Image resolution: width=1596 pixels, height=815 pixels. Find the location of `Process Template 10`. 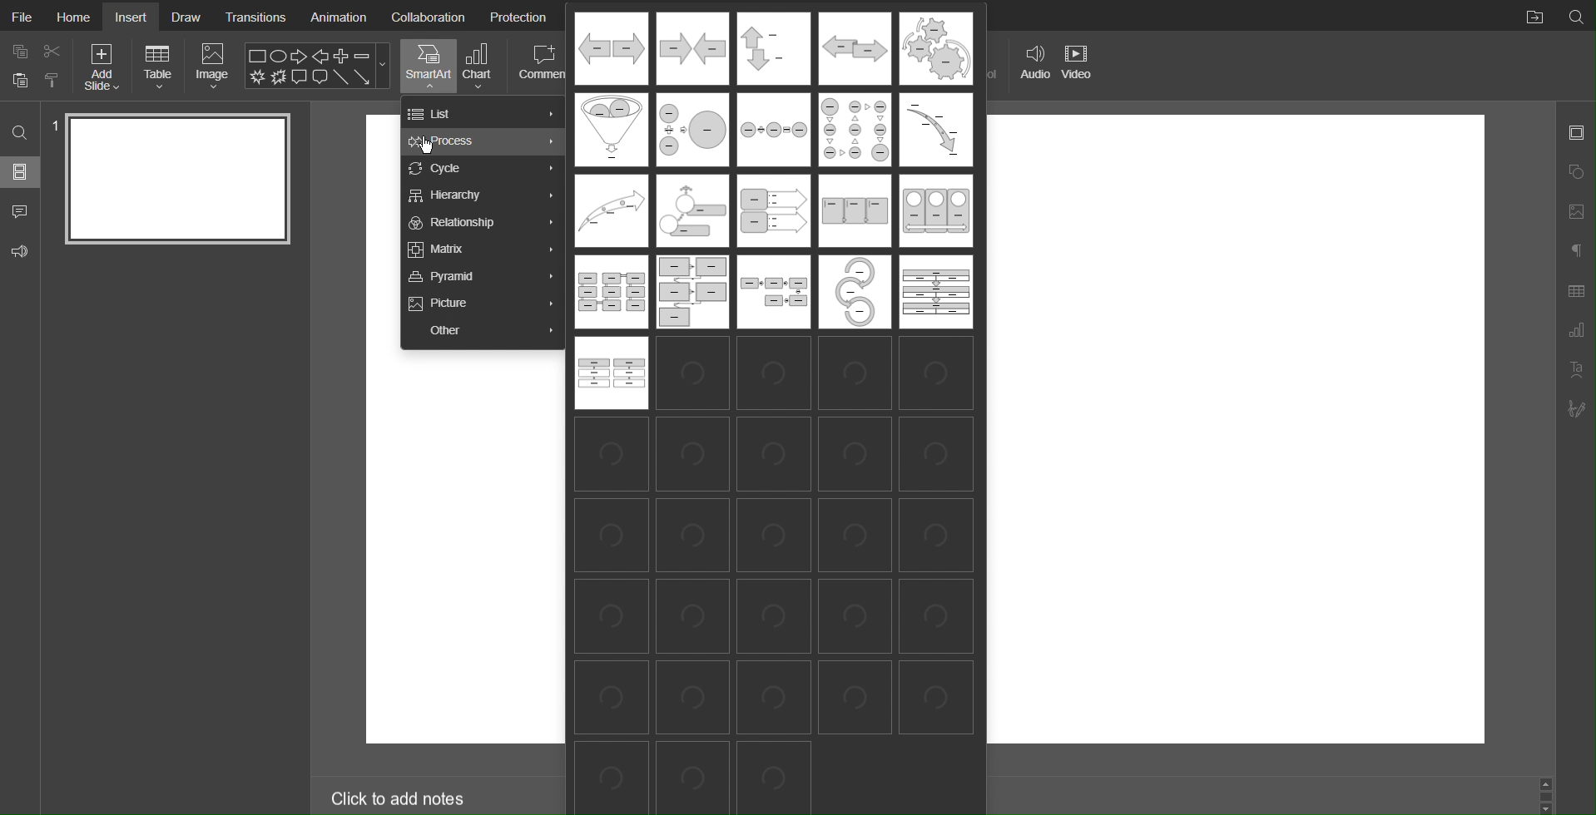

Process Template 10 is located at coordinates (936, 131).